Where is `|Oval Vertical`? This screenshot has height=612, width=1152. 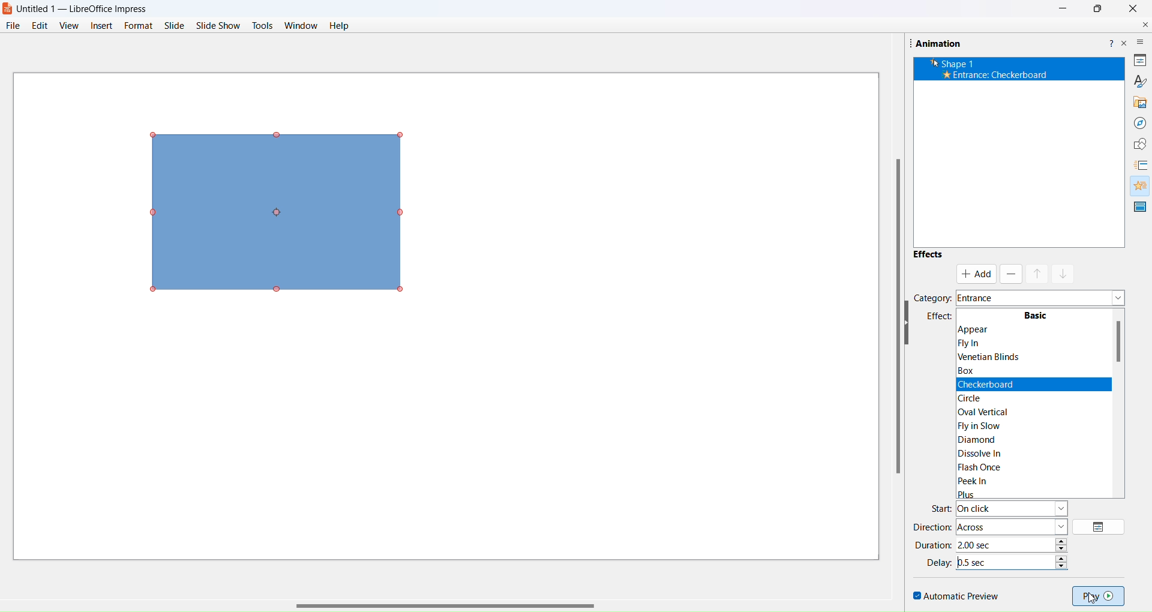
|Oval Vertical is located at coordinates (991, 410).